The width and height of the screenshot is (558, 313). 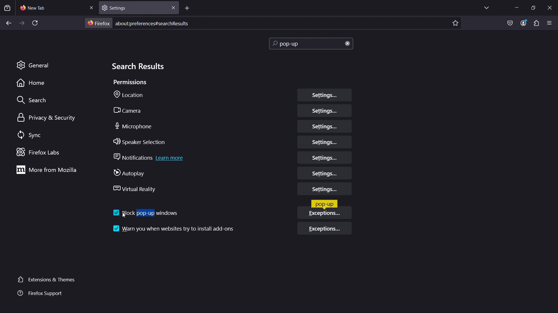 What do you see at coordinates (33, 135) in the screenshot?
I see `Sync` at bounding box center [33, 135].